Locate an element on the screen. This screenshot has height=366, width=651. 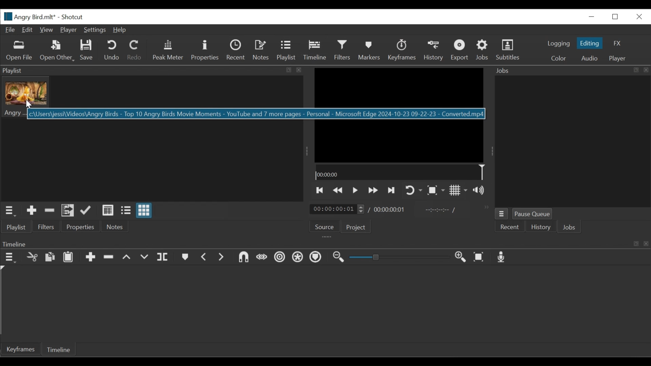
Edit is located at coordinates (28, 30).